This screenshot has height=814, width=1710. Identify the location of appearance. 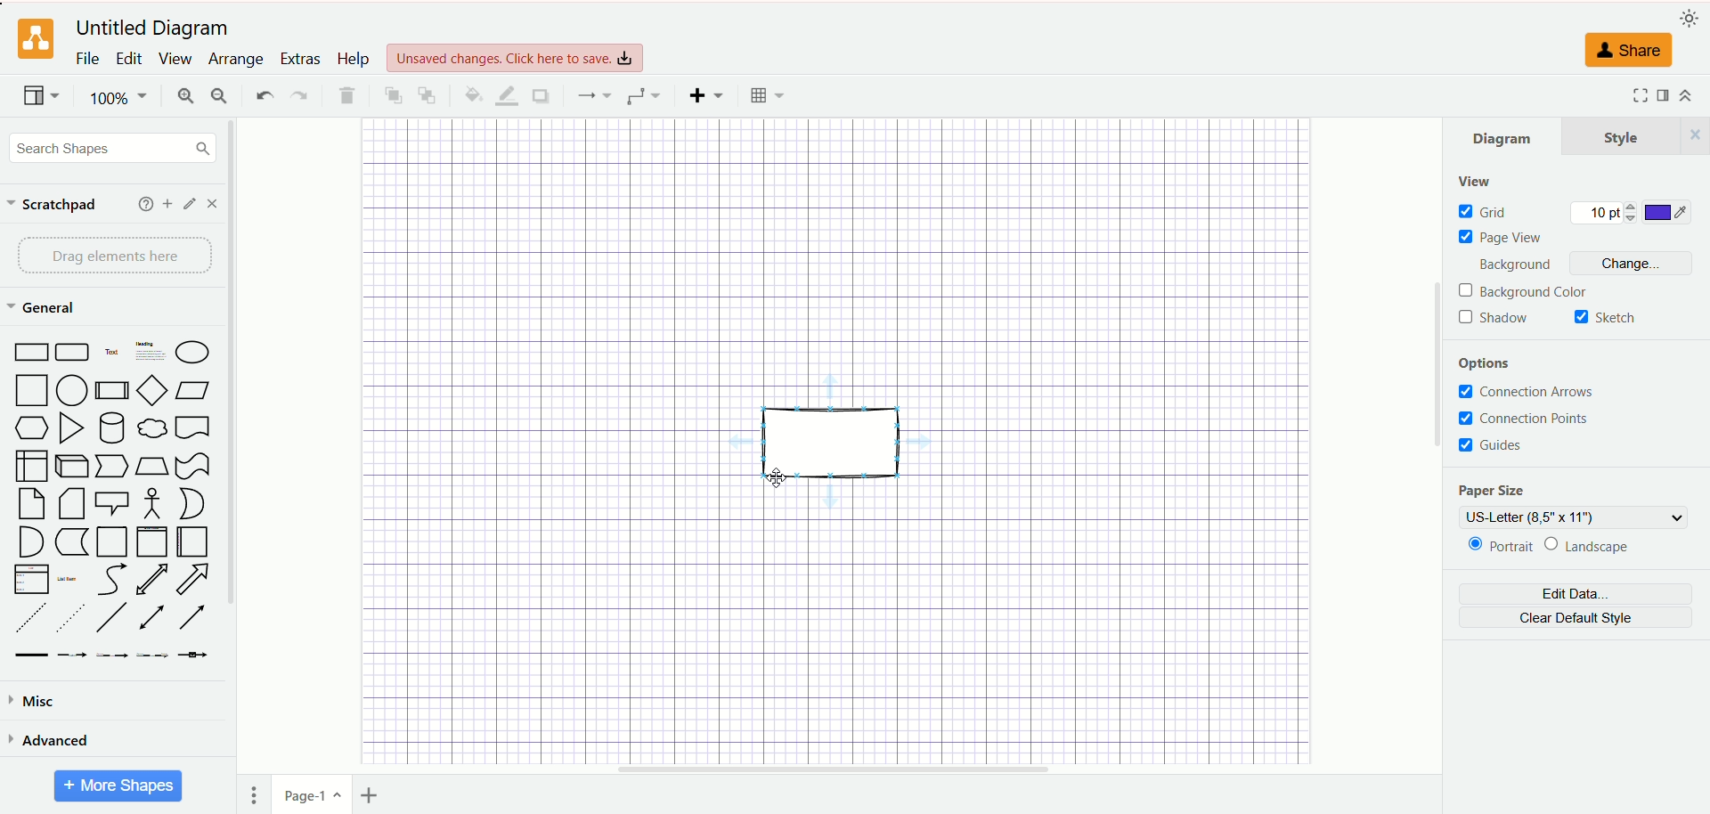
(1685, 18).